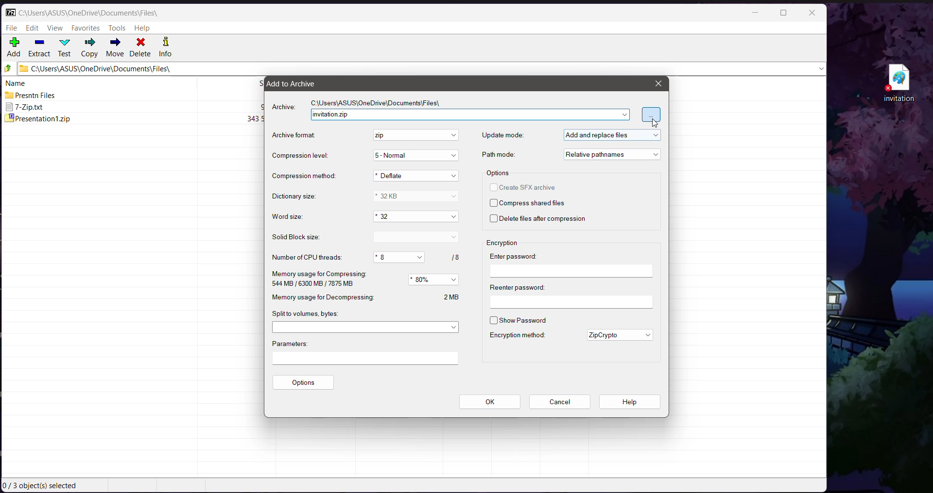 Image resolution: width=933 pixels, height=493 pixels. Describe the element at coordinates (114, 48) in the screenshot. I see `Move` at that location.